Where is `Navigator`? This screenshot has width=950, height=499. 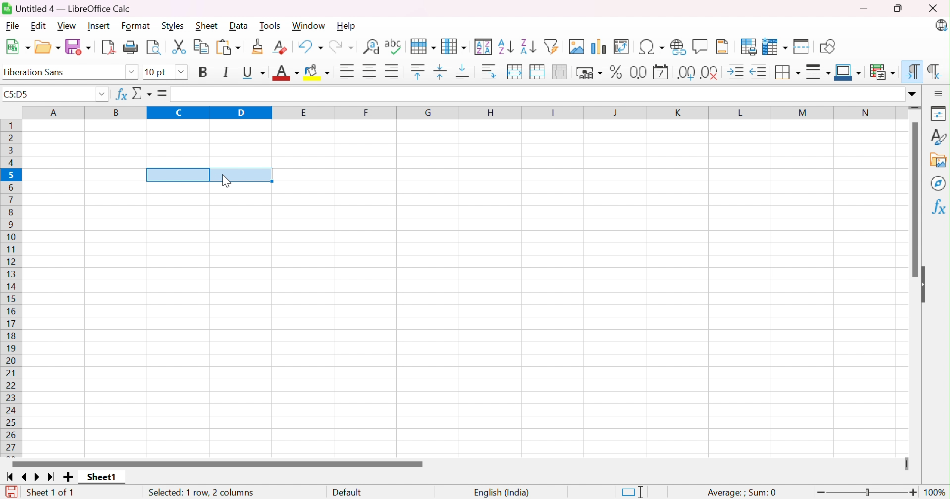 Navigator is located at coordinates (937, 184).